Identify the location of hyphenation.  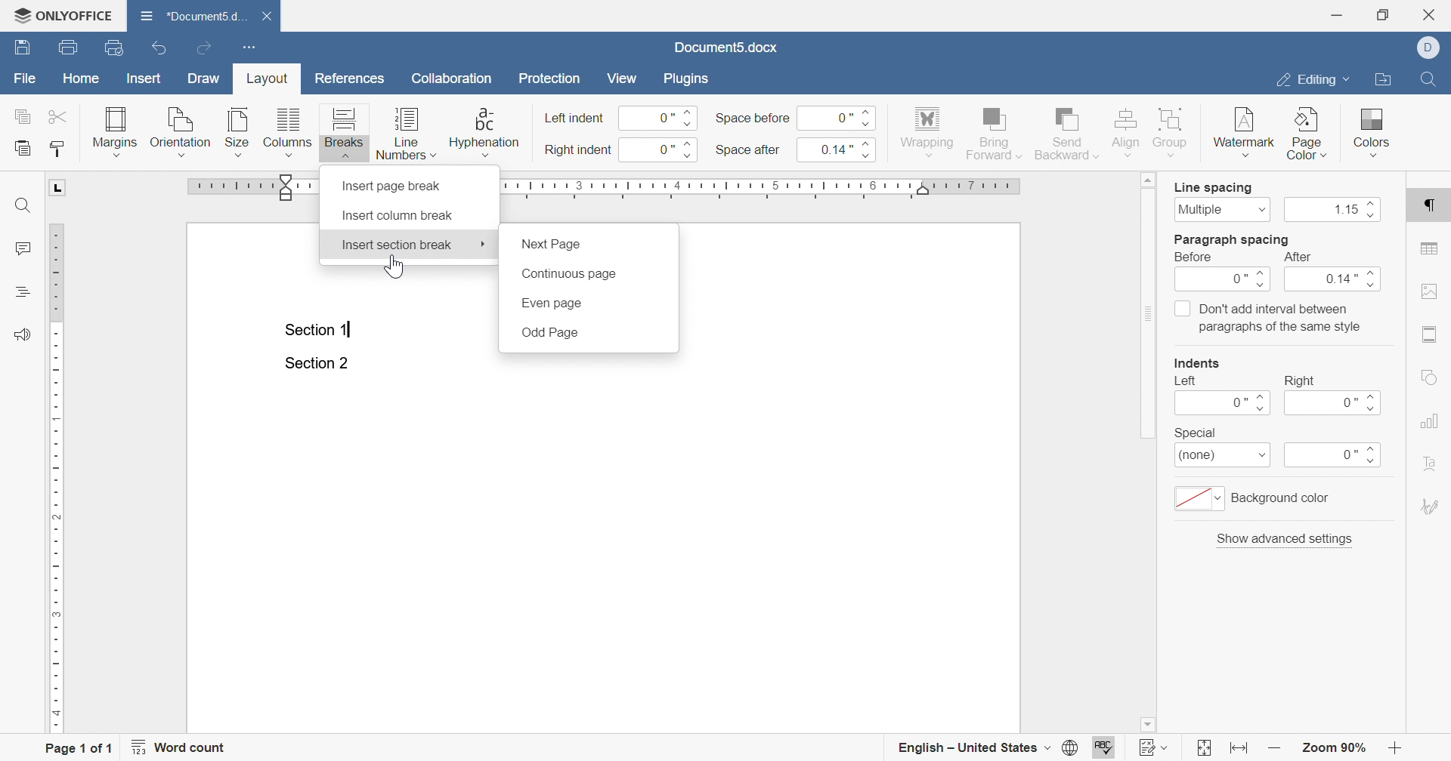
(484, 131).